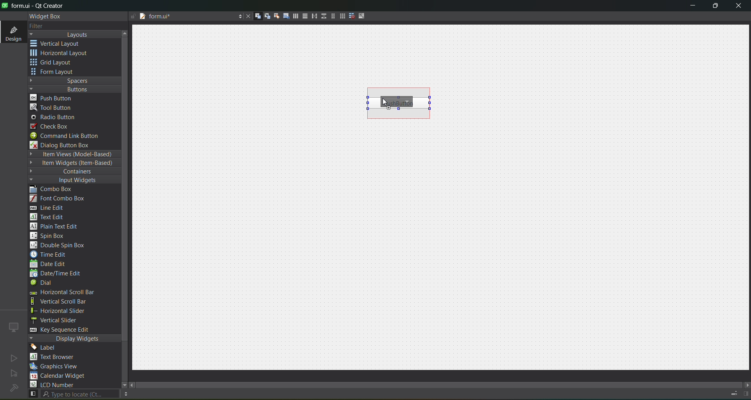  What do you see at coordinates (303, 16) in the screenshot?
I see `layout vertically` at bounding box center [303, 16].